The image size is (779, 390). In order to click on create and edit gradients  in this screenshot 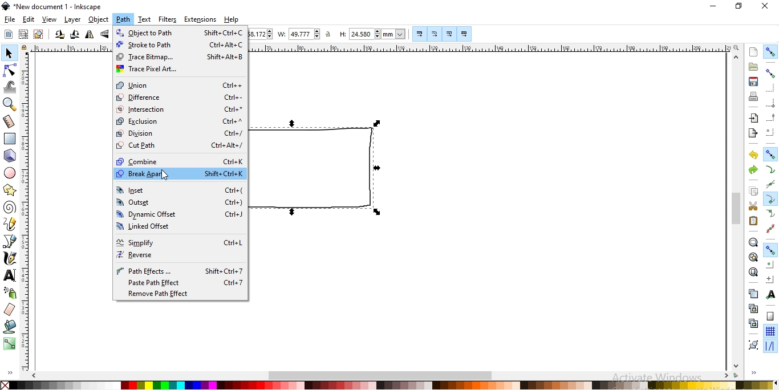, I will do `click(10, 343)`.